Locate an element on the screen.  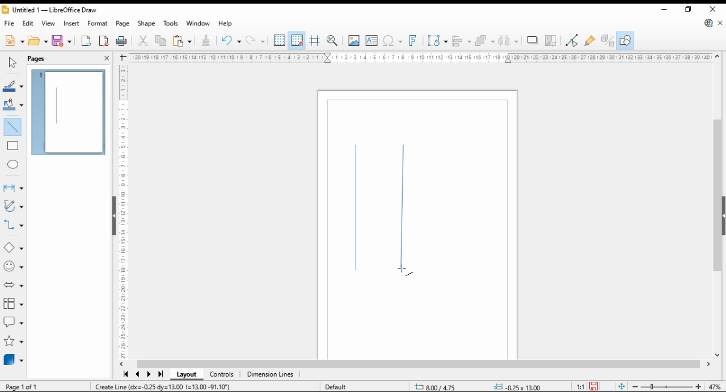
1:1 is located at coordinates (580, 386).